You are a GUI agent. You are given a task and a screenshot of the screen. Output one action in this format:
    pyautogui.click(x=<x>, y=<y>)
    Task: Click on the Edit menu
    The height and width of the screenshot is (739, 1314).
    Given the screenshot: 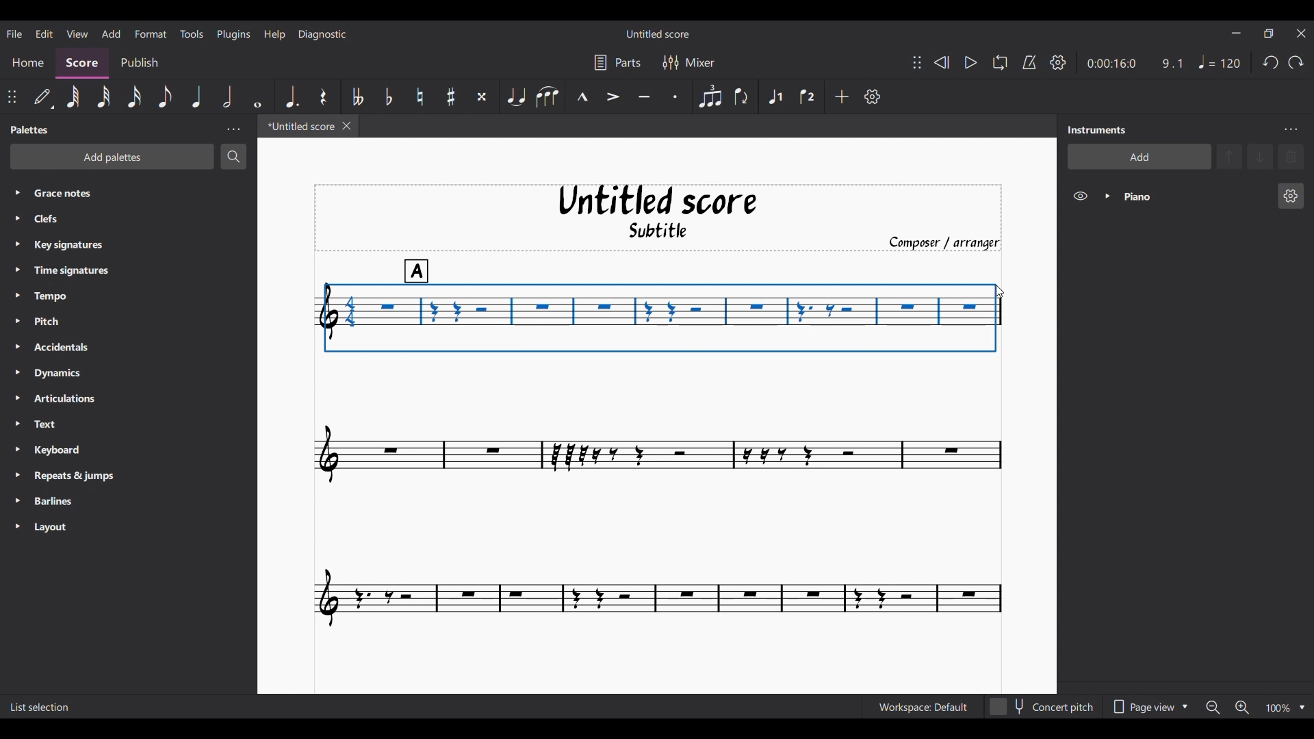 What is the action you would take?
    pyautogui.click(x=43, y=33)
    